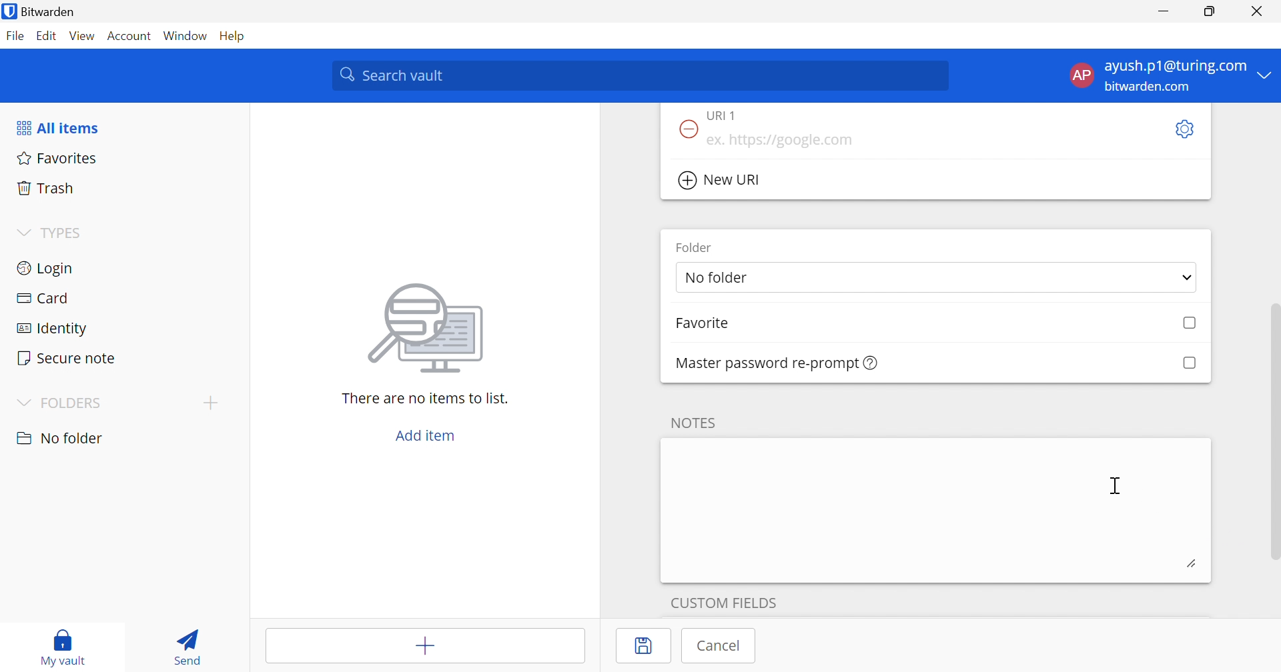  Describe the element at coordinates (1260, 11) in the screenshot. I see `Close` at that location.